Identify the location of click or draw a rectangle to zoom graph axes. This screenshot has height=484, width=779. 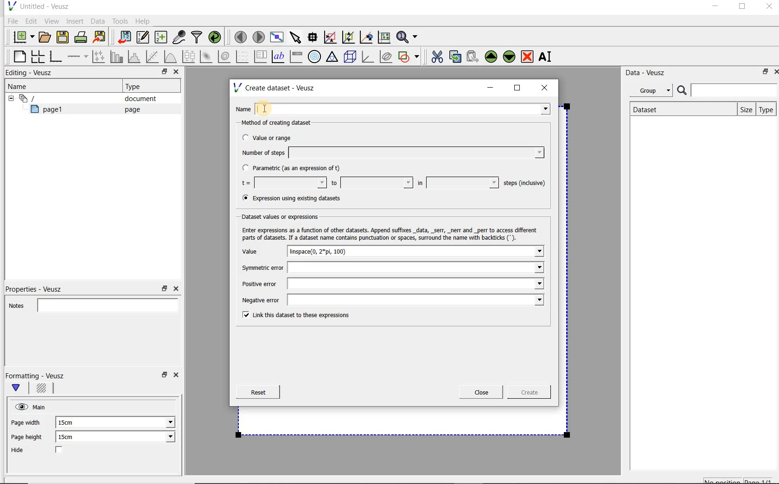
(332, 38).